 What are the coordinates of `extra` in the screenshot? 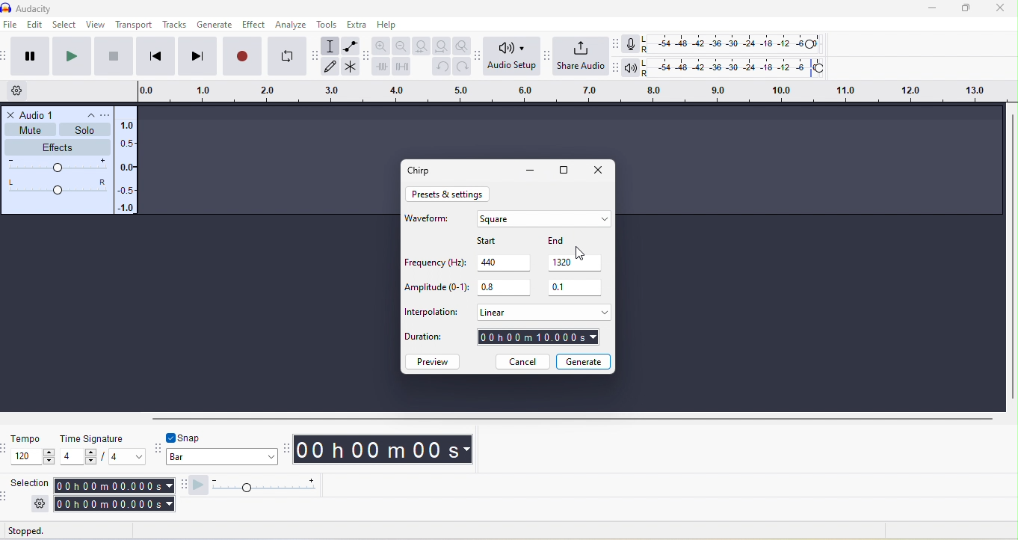 It's located at (356, 24).